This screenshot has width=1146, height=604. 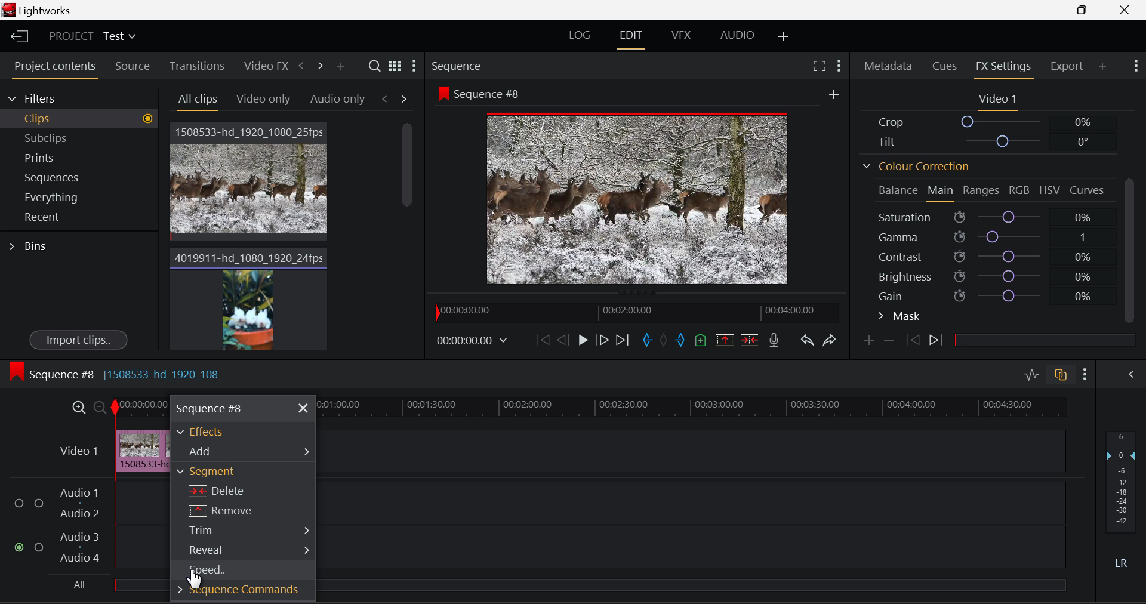 I want to click on Redo, so click(x=830, y=342).